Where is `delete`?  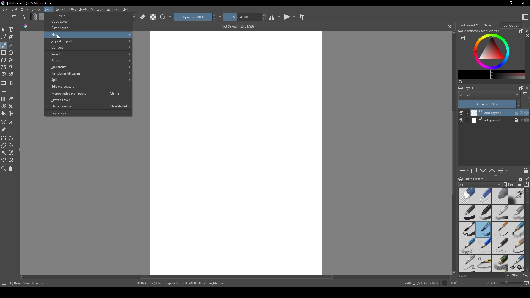 delete is located at coordinates (526, 171).